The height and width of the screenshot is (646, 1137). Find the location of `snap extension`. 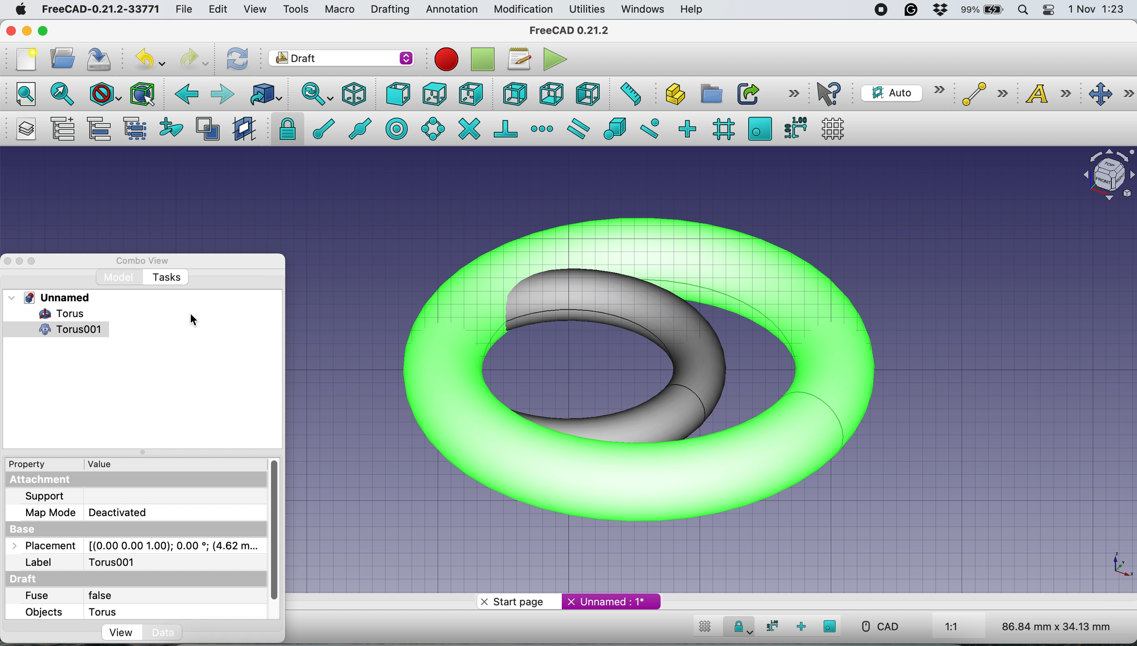

snap extension is located at coordinates (542, 128).